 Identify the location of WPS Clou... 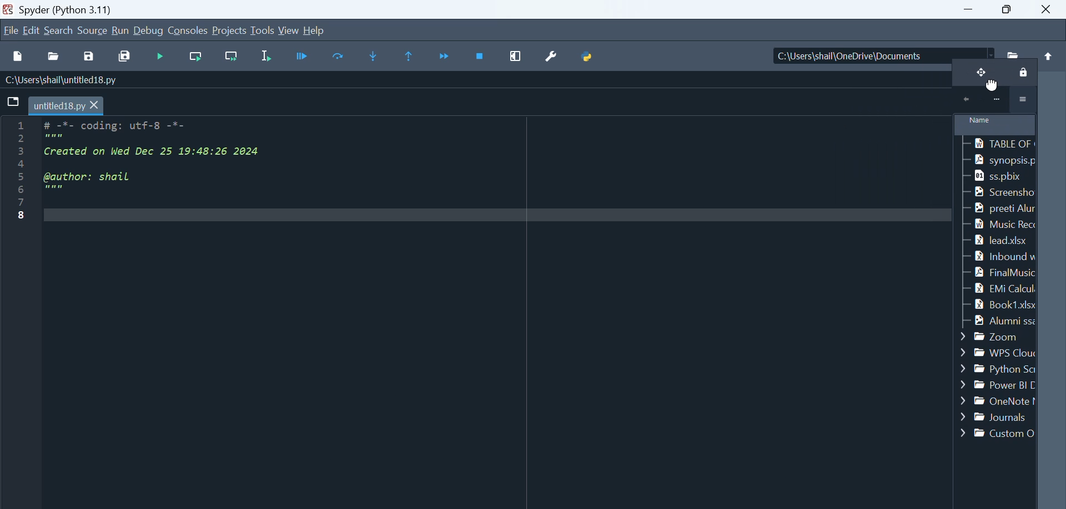
(998, 352).